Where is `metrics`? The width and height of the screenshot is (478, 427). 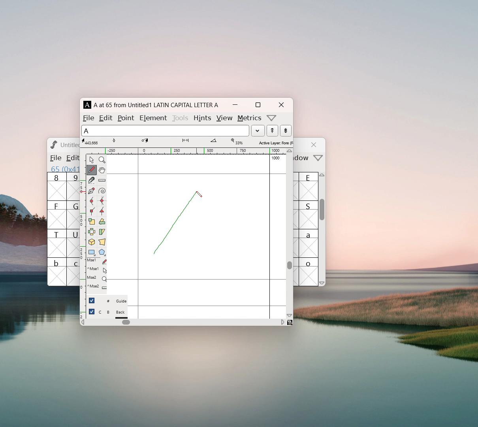 metrics is located at coordinates (250, 118).